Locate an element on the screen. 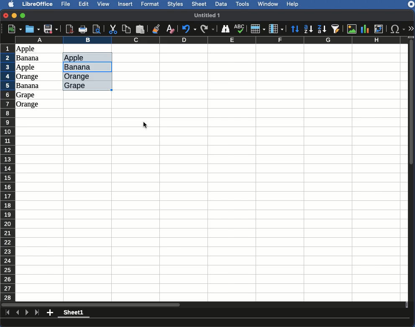  Pivot table is located at coordinates (379, 29).